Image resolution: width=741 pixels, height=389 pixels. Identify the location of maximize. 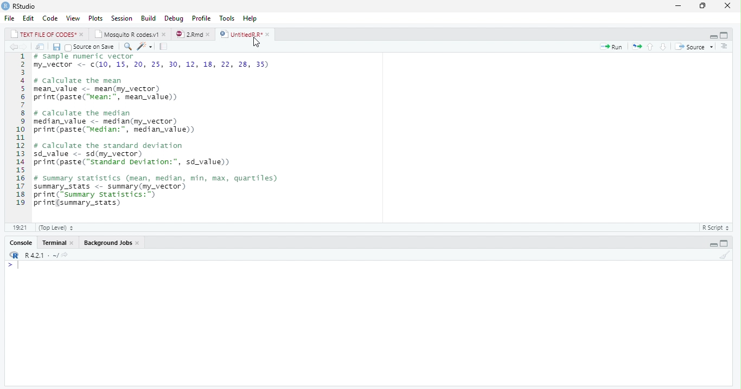
(724, 36).